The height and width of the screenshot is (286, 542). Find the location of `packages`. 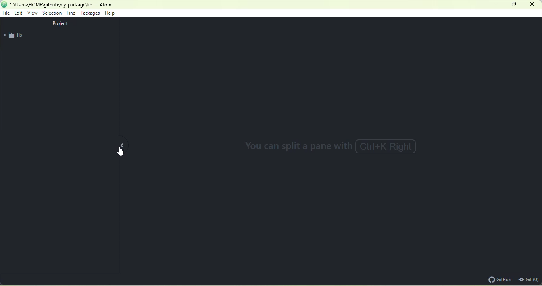

packages is located at coordinates (90, 14).